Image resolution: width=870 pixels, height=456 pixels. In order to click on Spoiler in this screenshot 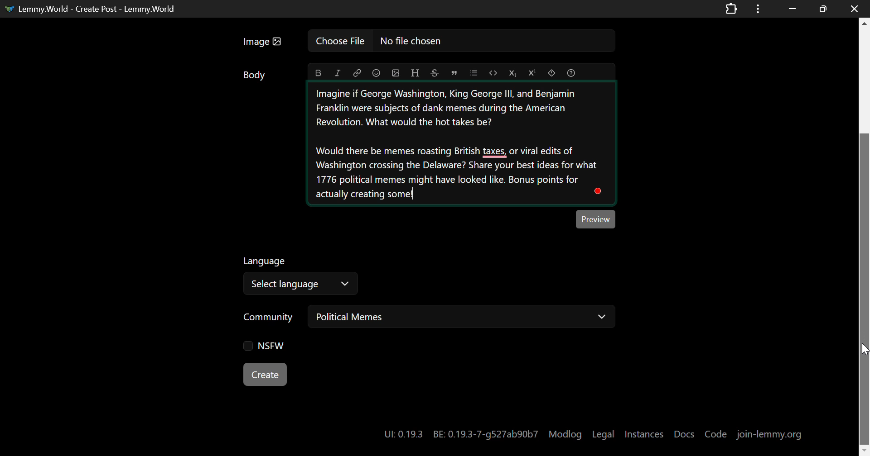, I will do `click(552, 73)`.